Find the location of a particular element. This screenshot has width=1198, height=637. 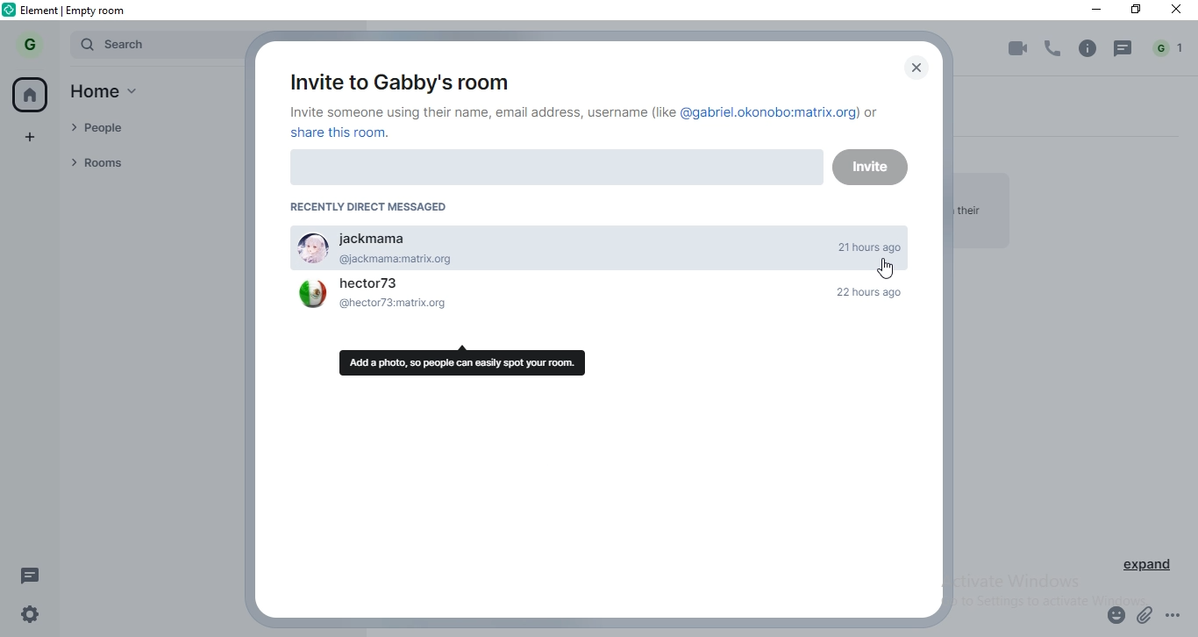

home is located at coordinates (113, 94).